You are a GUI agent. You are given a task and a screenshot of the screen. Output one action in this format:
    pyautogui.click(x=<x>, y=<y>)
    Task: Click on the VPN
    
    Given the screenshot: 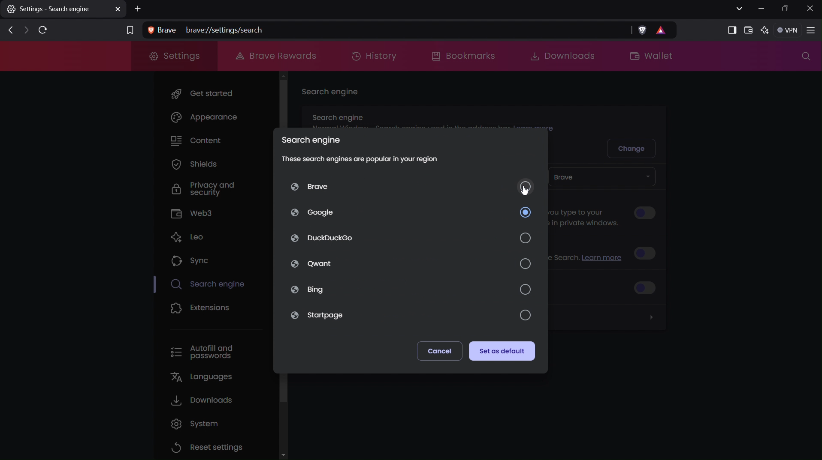 What is the action you would take?
    pyautogui.click(x=789, y=30)
    